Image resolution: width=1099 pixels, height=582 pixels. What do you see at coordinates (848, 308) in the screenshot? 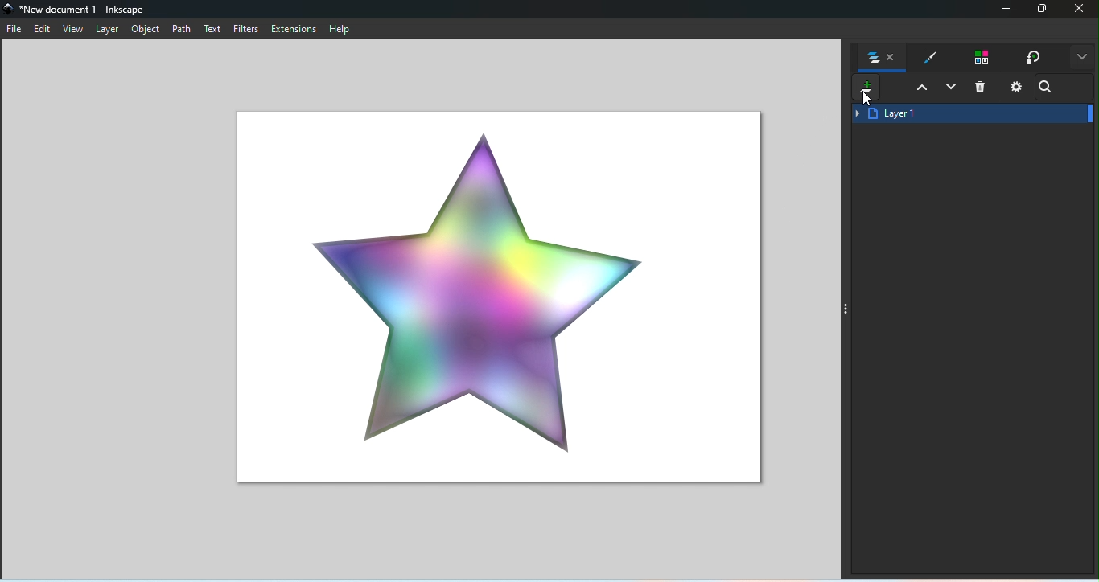
I see `Toggle command panel` at bounding box center [848, 308].